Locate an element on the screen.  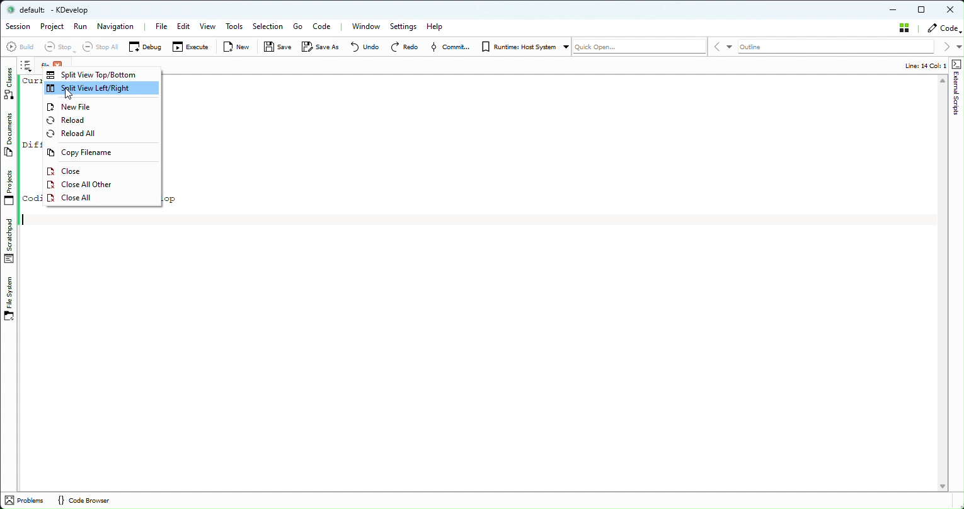
Code Browser is located at coordinates (88, 500).